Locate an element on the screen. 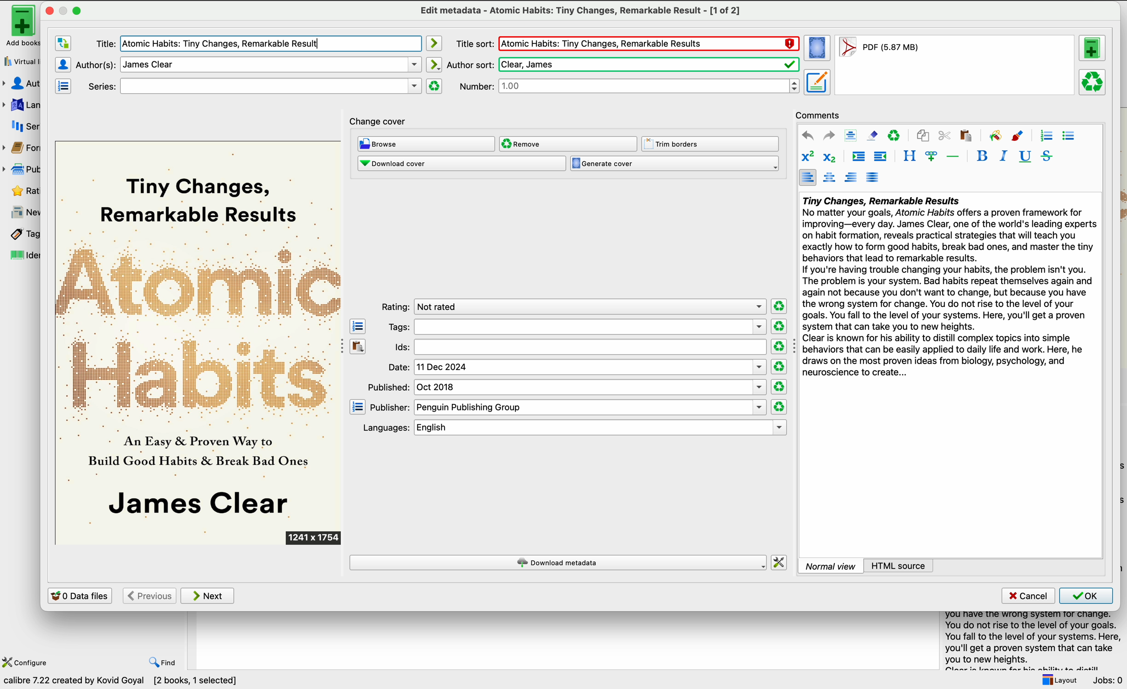  add a format to this book is located at coordinates (1094, 50).